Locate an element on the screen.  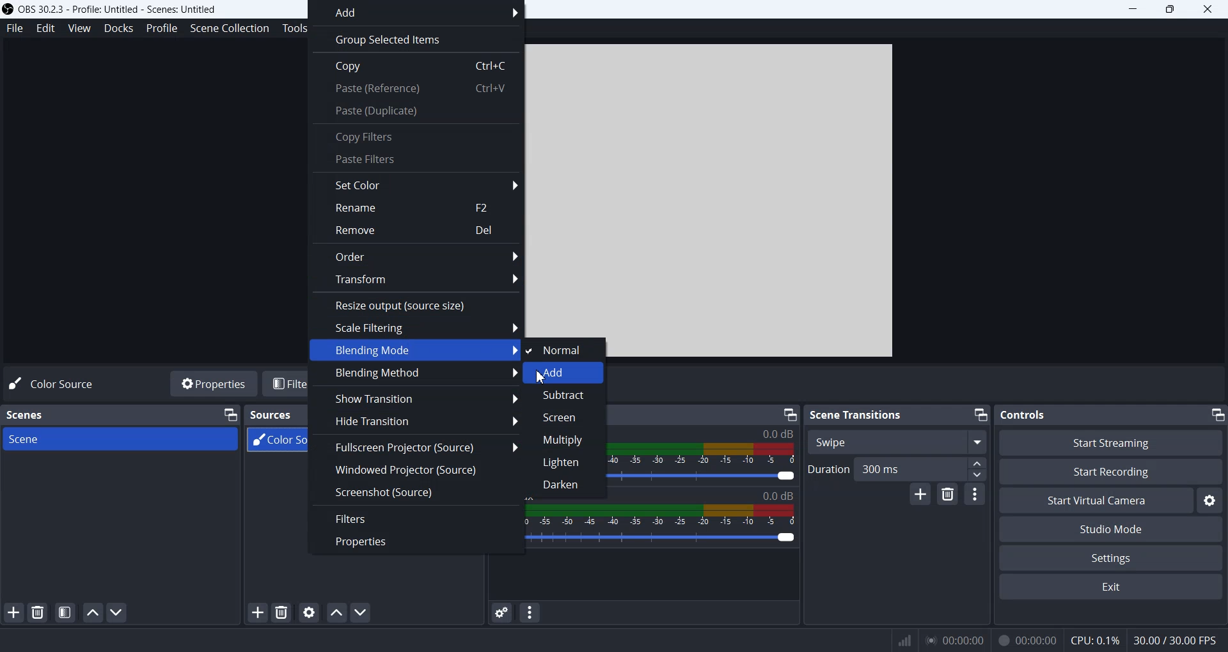
Edit is located at coordinates (45, 27).